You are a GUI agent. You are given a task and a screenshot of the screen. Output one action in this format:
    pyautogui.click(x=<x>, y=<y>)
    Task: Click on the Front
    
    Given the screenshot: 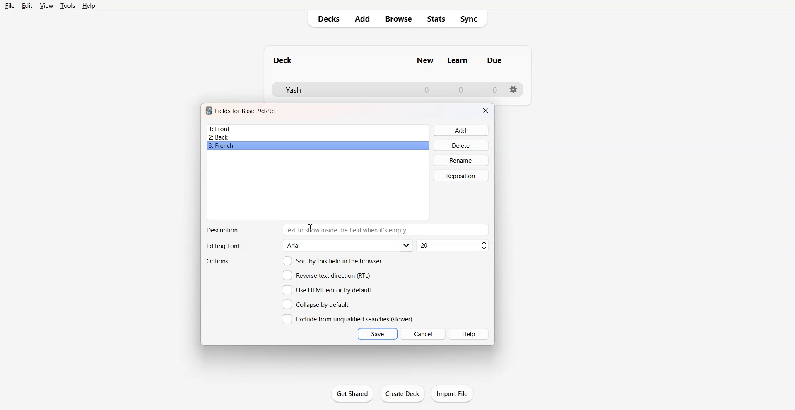 What is the action you would take?
    pyautogui.click(x=318, y=129)
    